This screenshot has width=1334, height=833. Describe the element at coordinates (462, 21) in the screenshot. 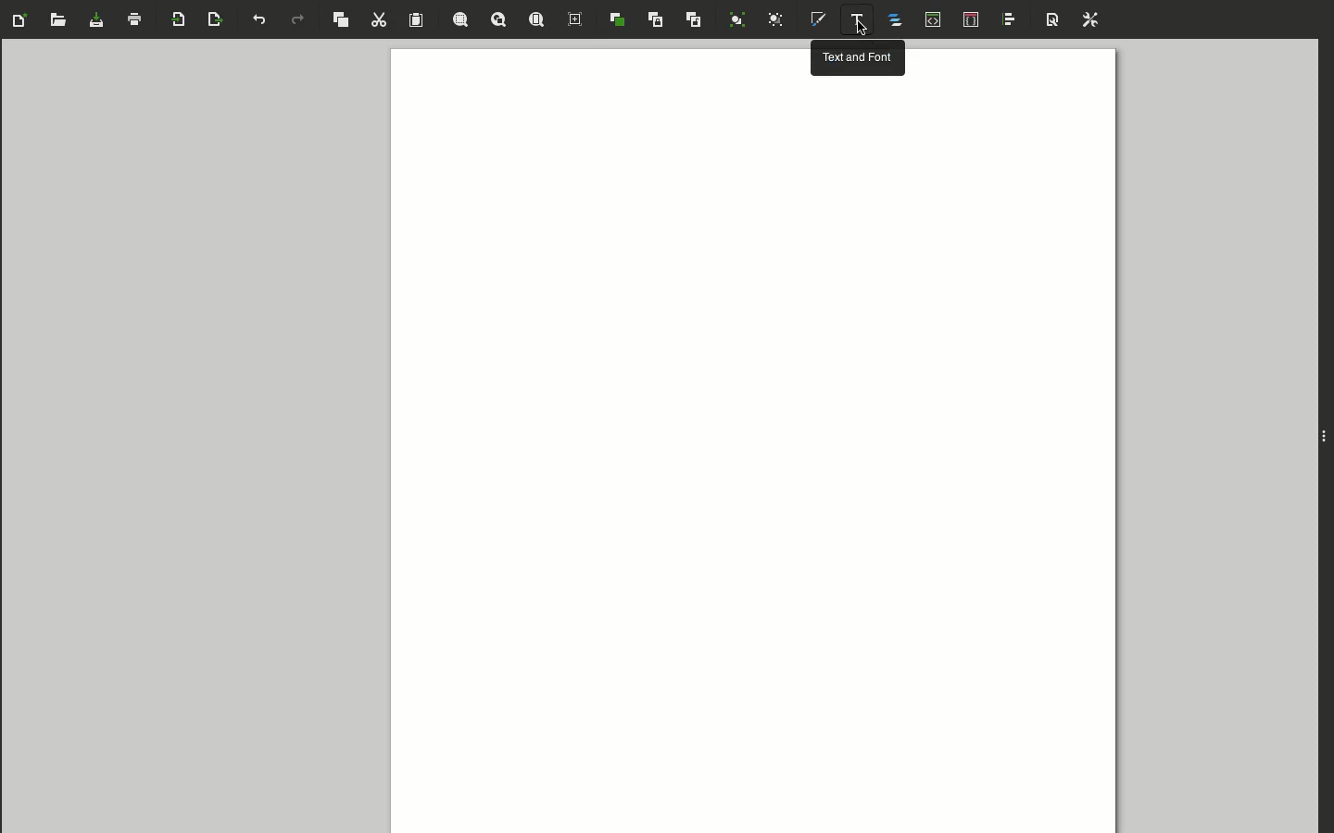

I see `Zoom selection` at that location.